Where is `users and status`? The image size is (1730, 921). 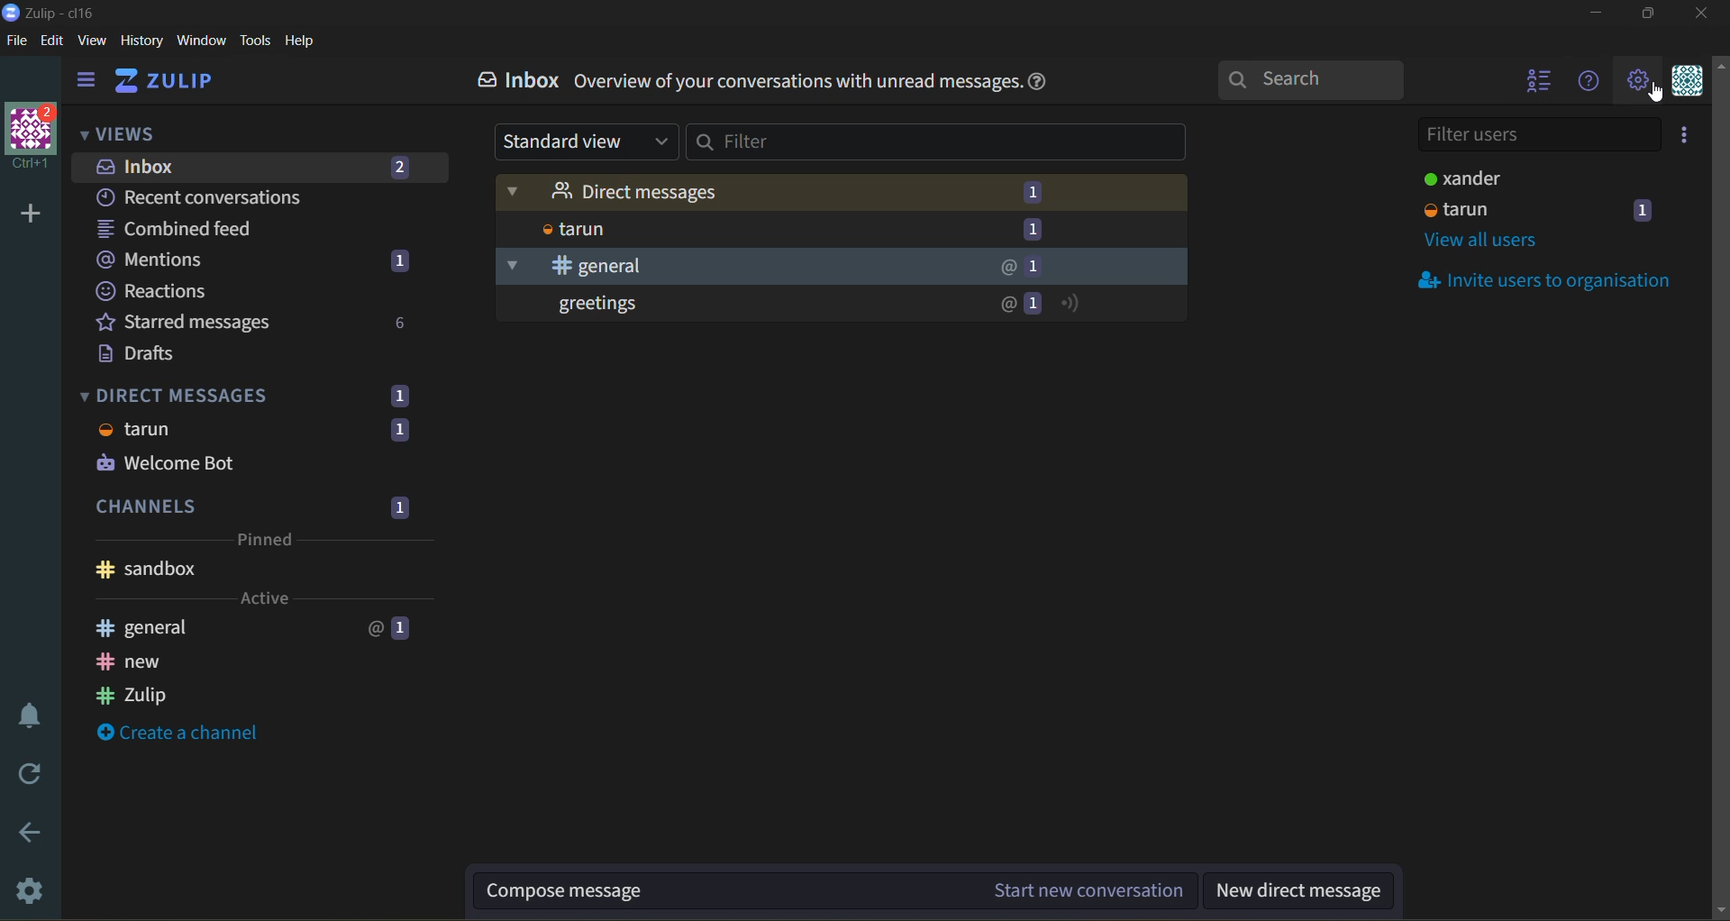 users and status is located at coordinates (1544, 209).